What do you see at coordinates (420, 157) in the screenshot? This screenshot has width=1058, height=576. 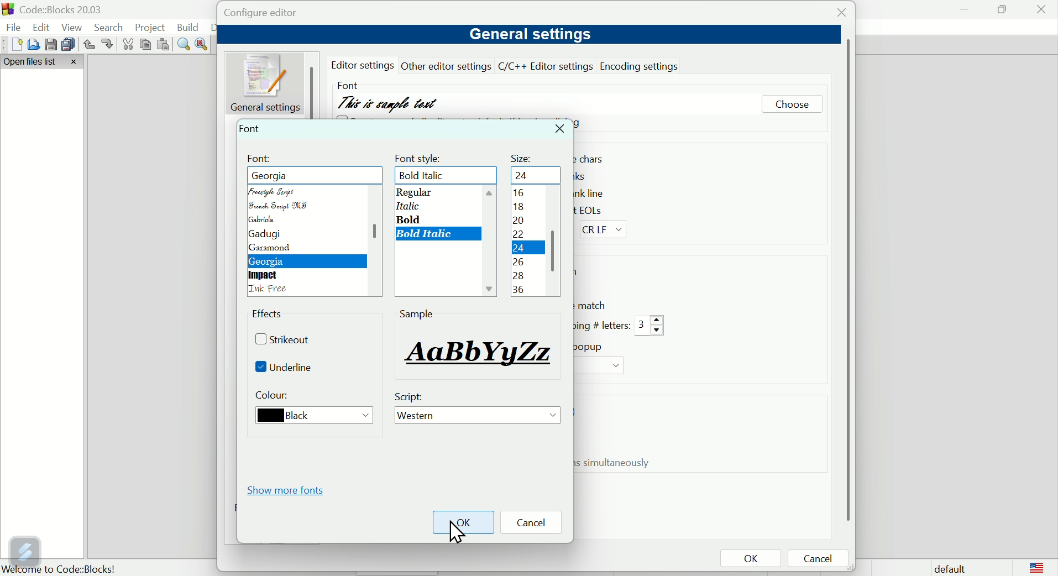 I see `font style` at bounding box center [420, 157].